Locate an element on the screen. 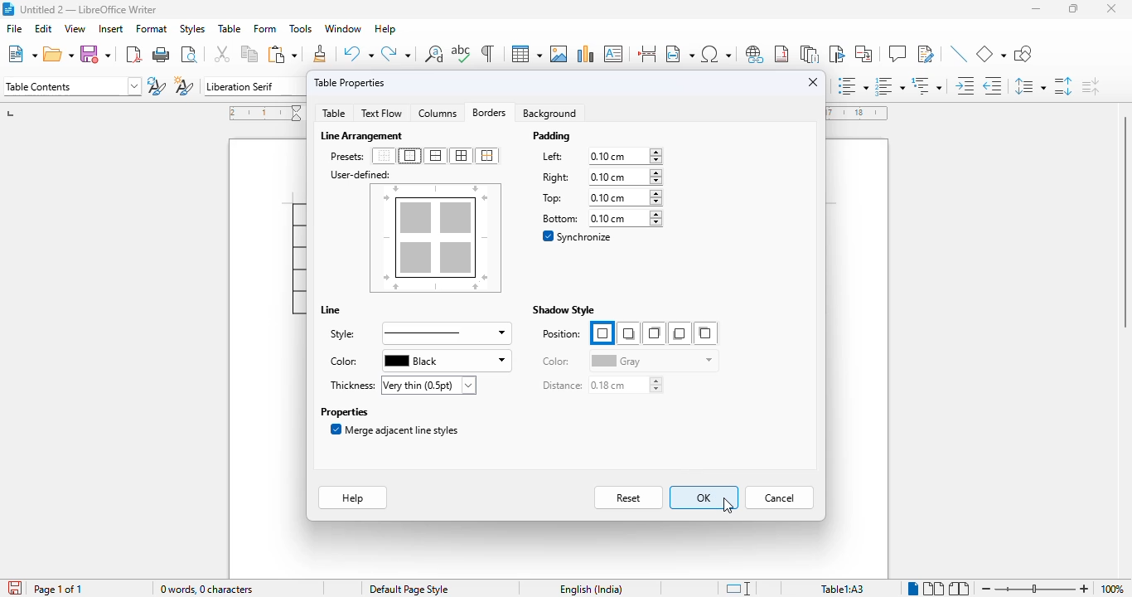 This screenshot has height=597, width=1132. OK is located at coordinates (704, 498).